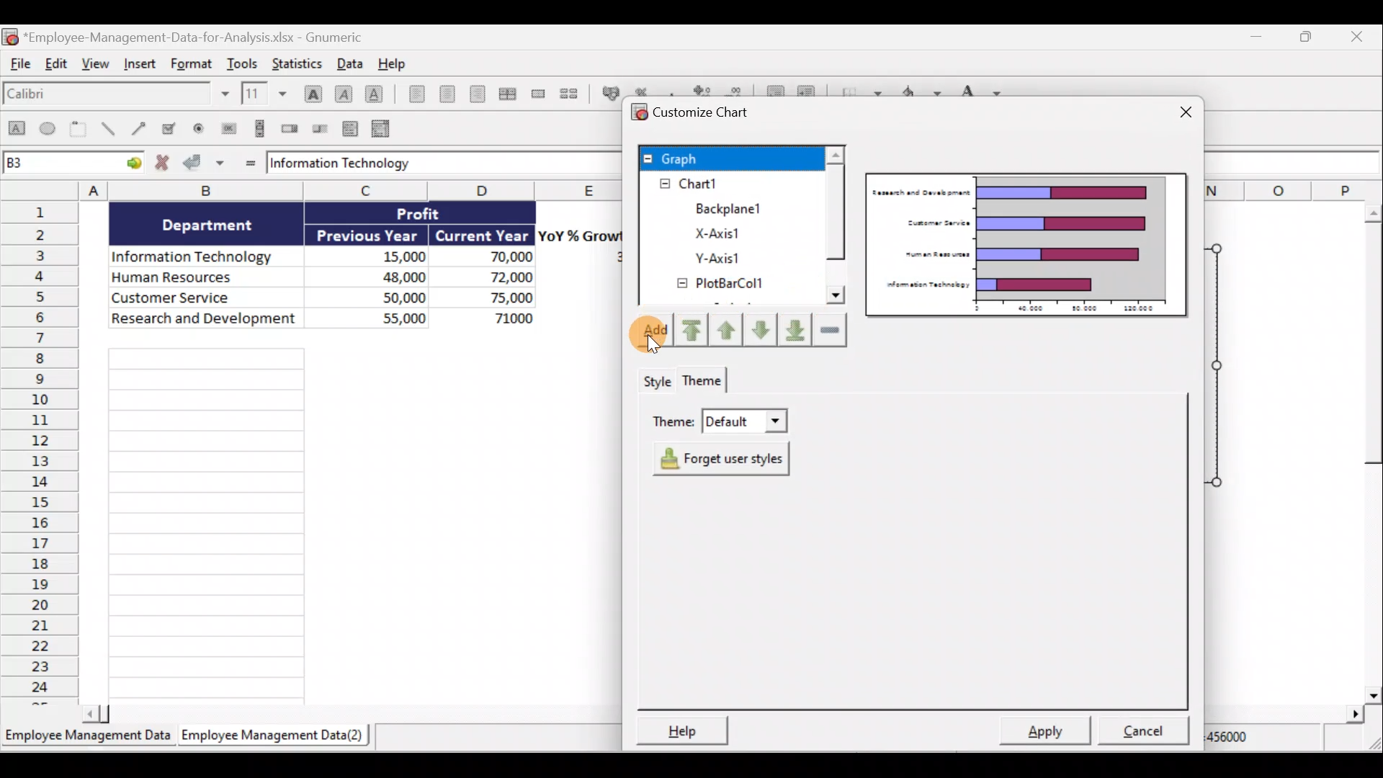  What do you see at coordinates (715, 258) in the screenshot?
I see `Y-axis1` at bounding box center [715, 258].